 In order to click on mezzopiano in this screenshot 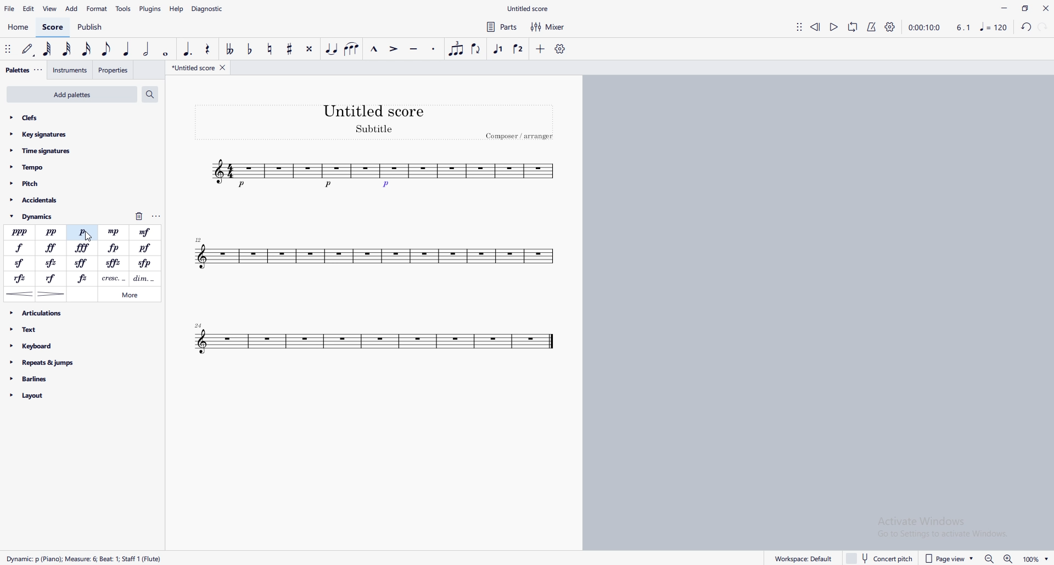, I will do `click(115, 232)`.